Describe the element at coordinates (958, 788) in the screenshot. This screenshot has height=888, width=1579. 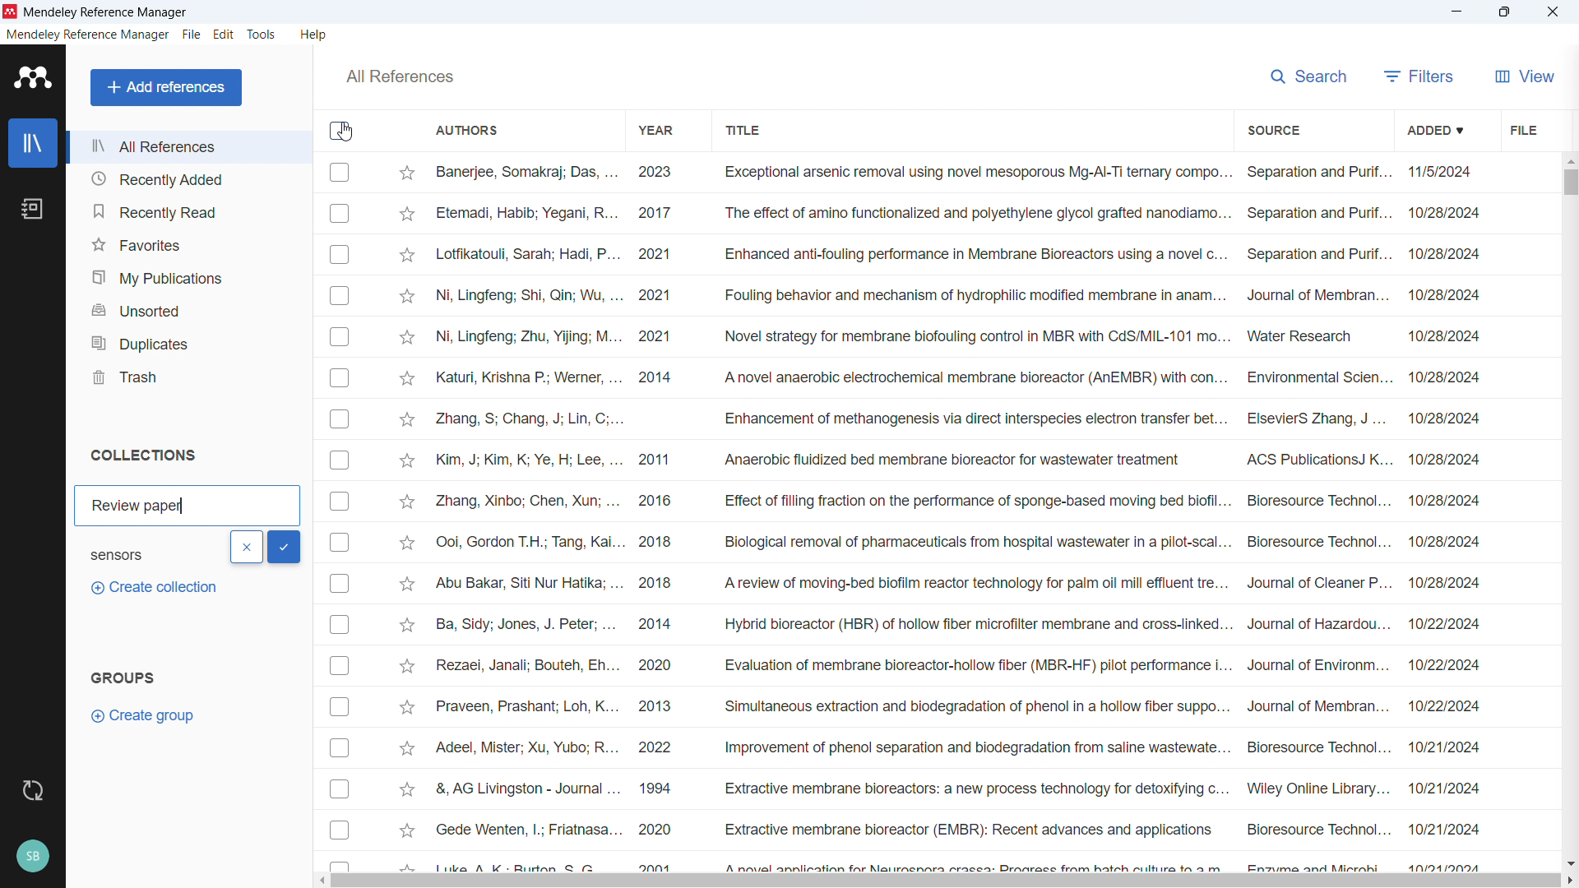
I see `&, AG Livingston - Journal ... 1994 Extractive membrane bioreactors: a new process technology for detoxifying c... Wiley Online Library... 10/21/2024` at that location.